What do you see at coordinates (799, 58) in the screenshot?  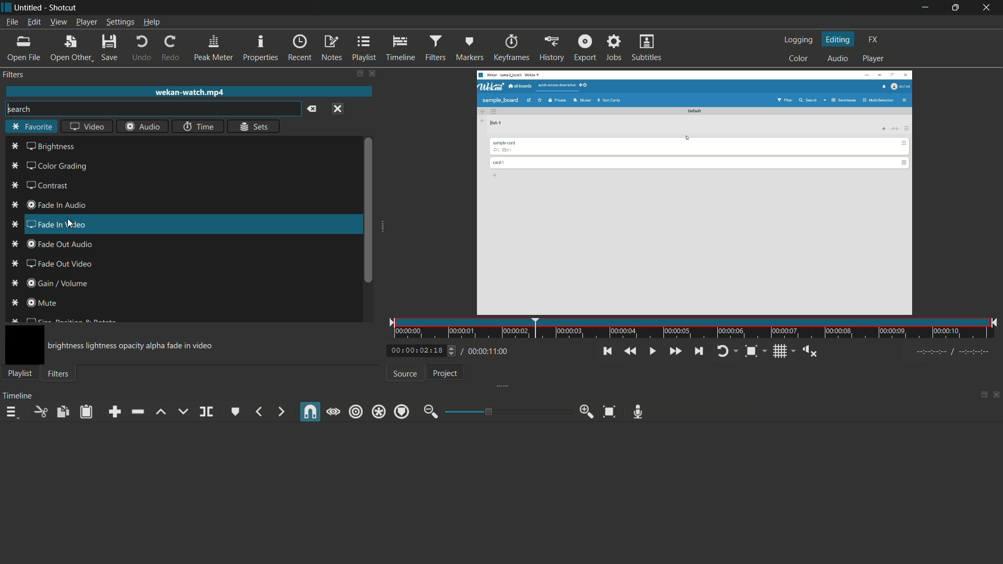 I see `color` at bounding box center [799, 58].